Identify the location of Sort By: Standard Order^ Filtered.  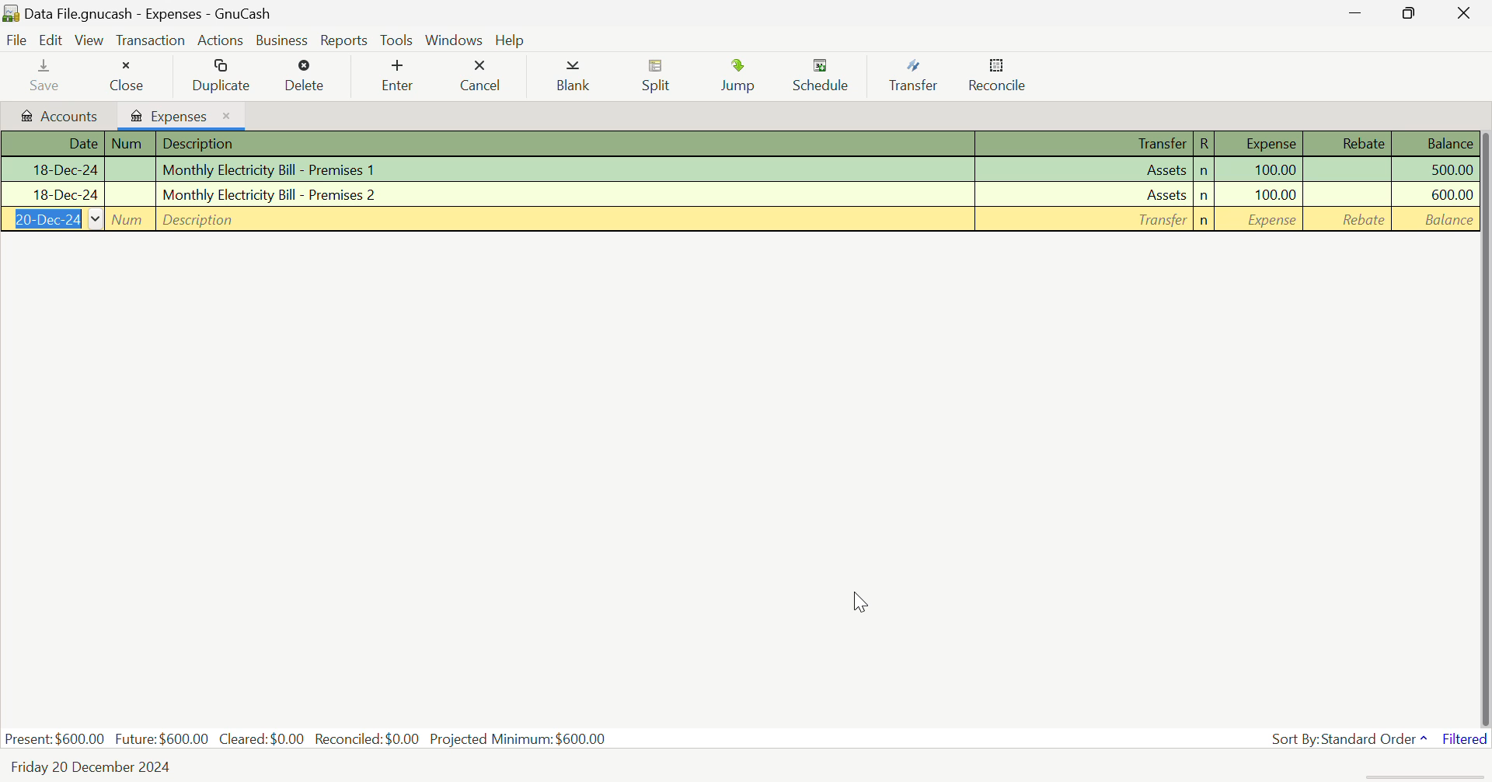
(1377, 738).